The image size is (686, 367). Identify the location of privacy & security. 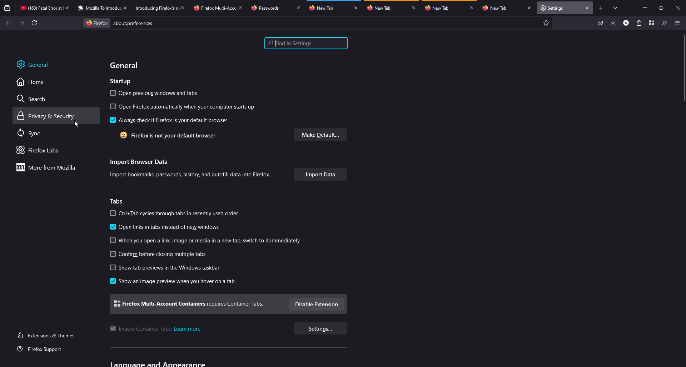
(48, 116).